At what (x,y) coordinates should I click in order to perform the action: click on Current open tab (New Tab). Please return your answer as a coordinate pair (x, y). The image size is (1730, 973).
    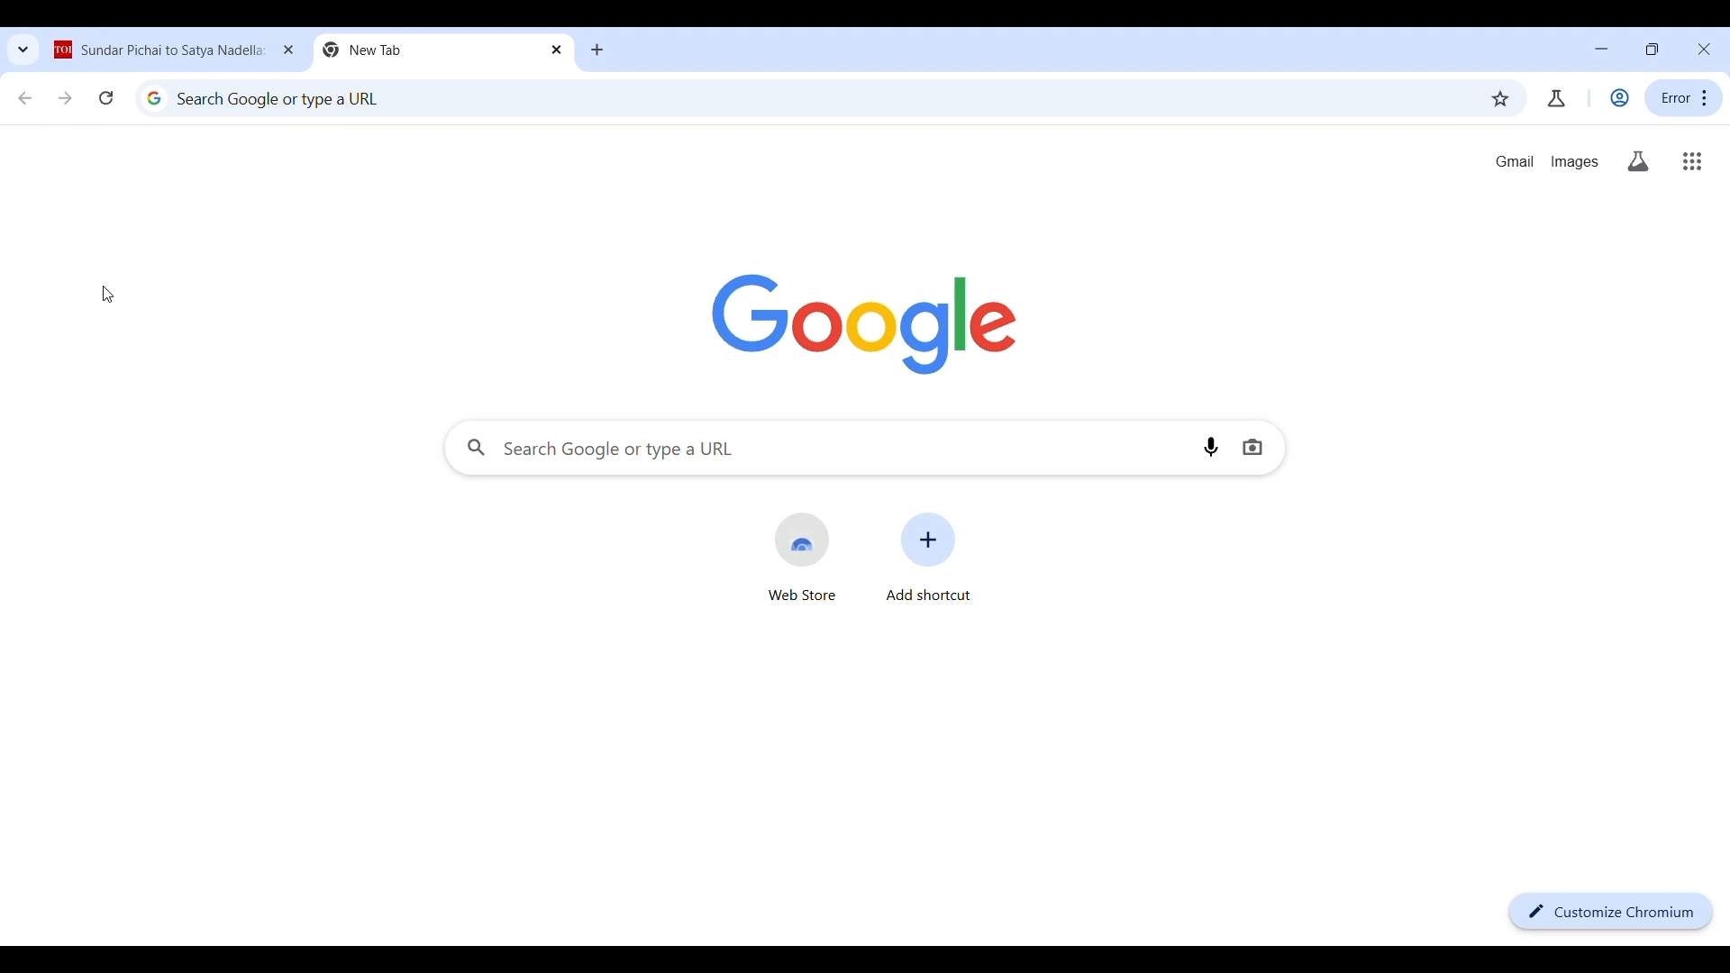
    Looking at the image, I should click on (431, 47).